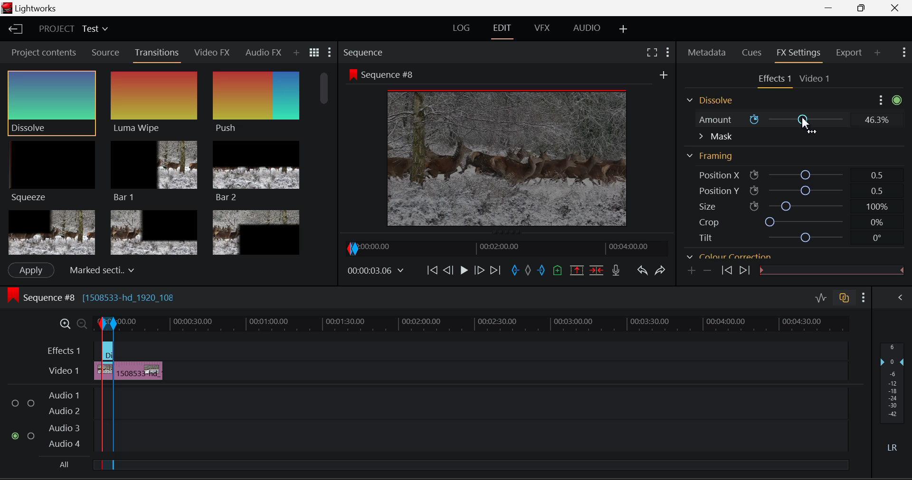 The width and height of the screenshot is (912, 480). What do you see at coordinates (711, 157) in the screenshot?
I see `Framing Section` at bounding box center [711, 157].